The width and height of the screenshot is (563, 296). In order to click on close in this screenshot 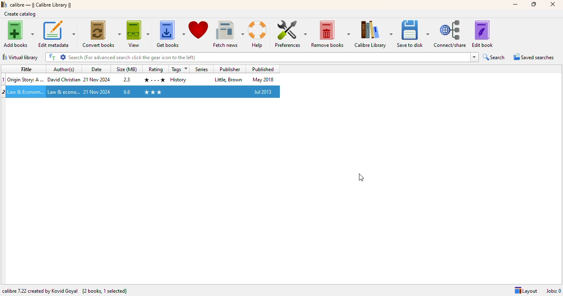, I will do `click(553, 5)`.